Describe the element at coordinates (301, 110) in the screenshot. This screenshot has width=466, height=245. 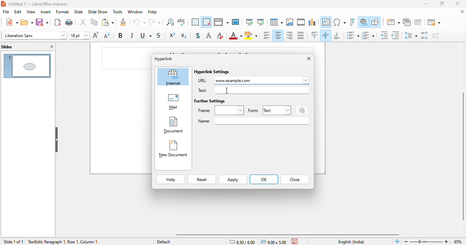
I see `events` at that location.